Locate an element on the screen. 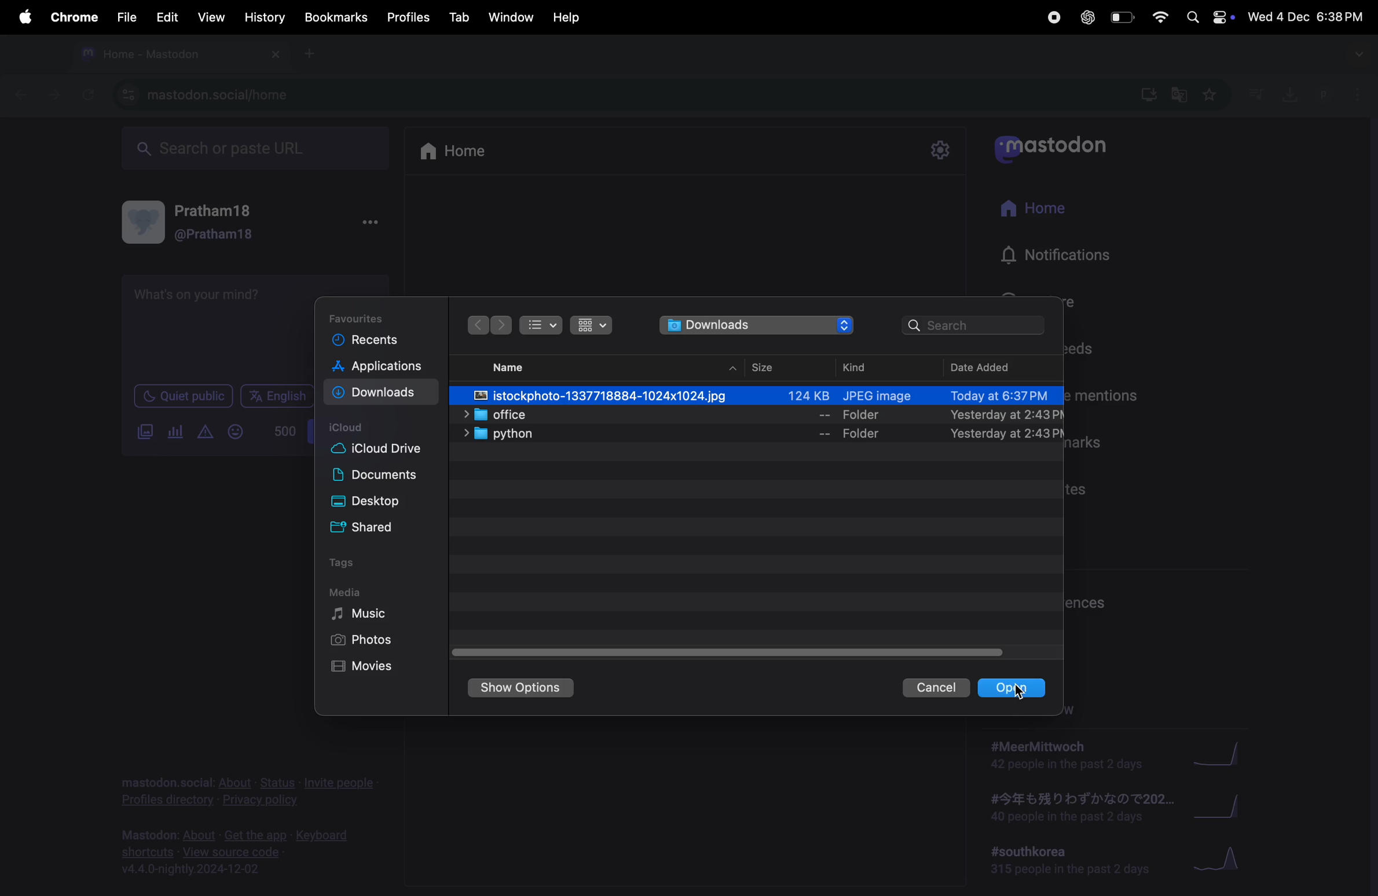 The width and height of the screenshot is (1378, 896). refresh is located at coordinates (88, 94).